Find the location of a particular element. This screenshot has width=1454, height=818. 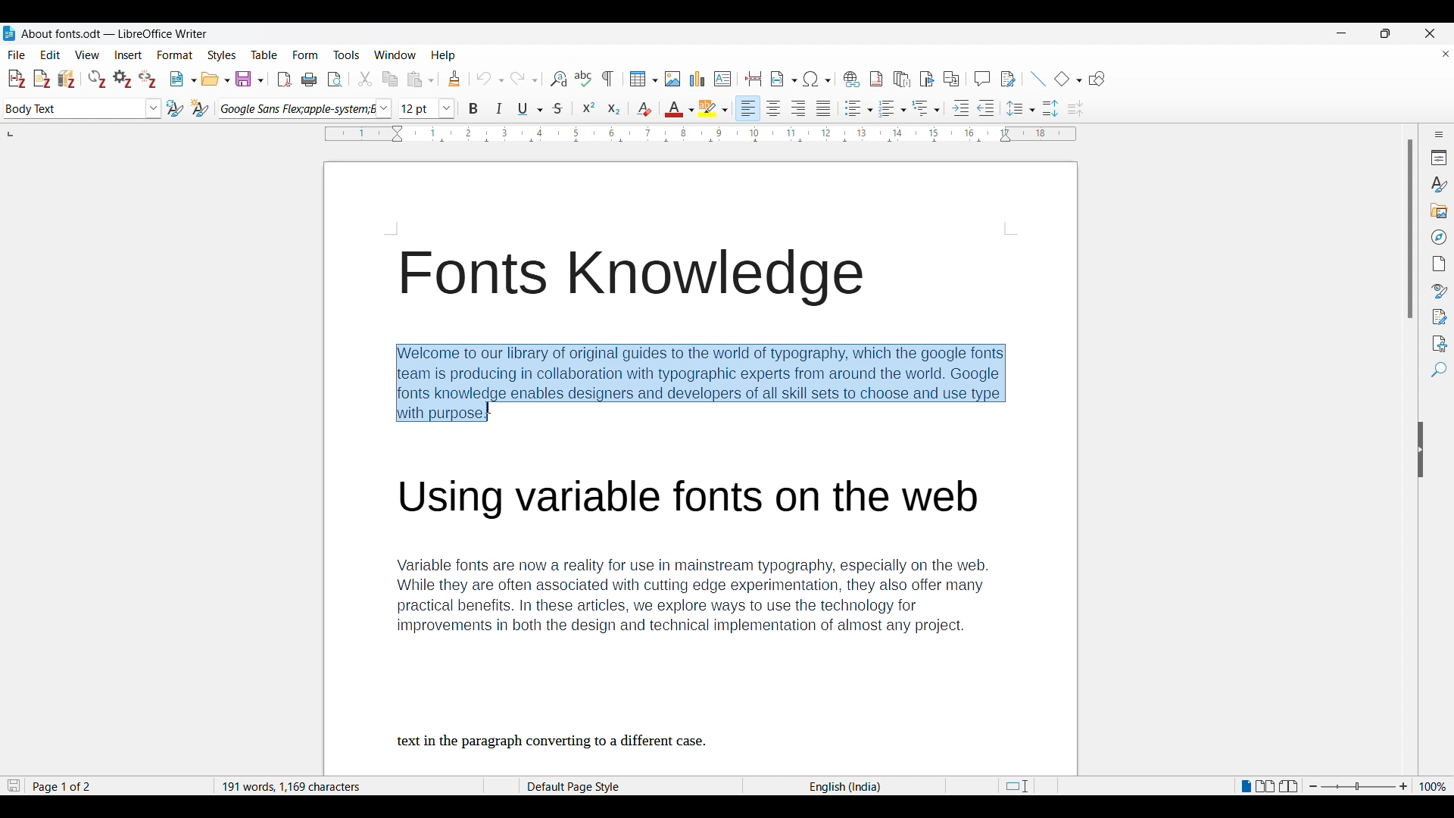

Centre alignment is located at coordinates (773, 108).